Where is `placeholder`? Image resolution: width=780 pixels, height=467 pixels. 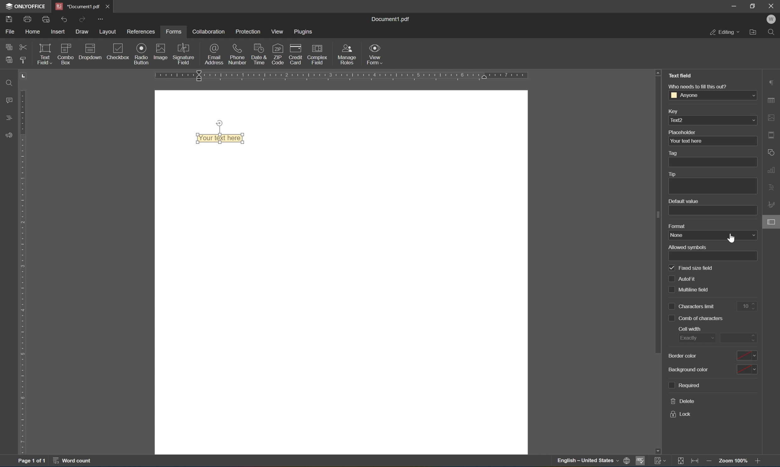 placeholder is located at coordinates (682, 132).